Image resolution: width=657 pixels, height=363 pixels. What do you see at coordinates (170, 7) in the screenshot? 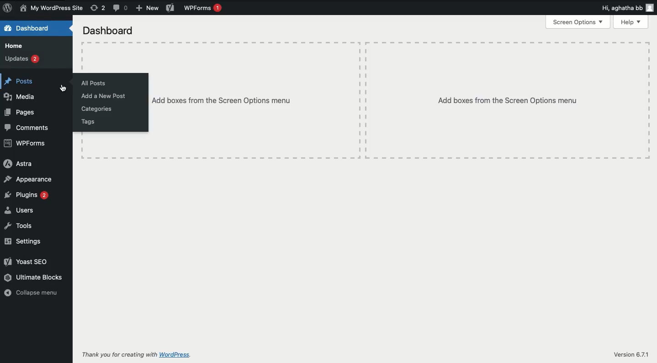
I see `Yoast` at bounding box center [170, 7].